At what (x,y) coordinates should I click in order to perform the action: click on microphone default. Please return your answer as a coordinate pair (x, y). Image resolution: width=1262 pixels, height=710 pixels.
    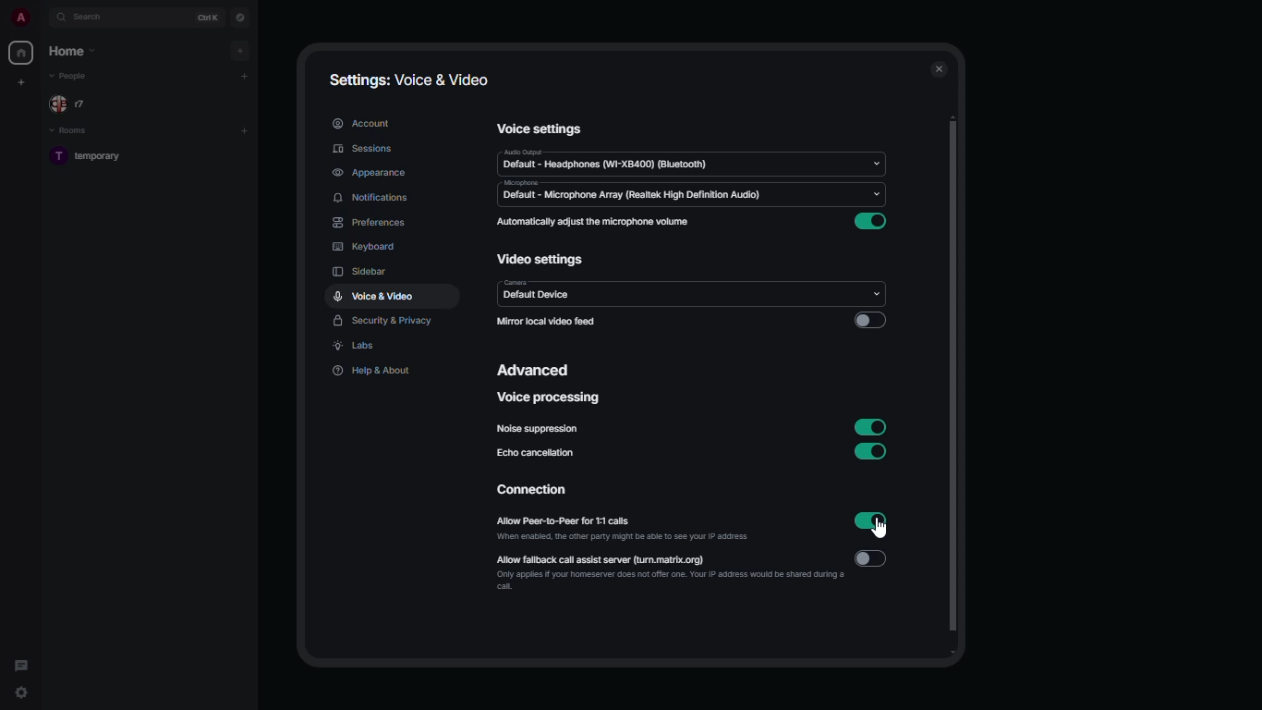
    Looking at the image, I should click on (629, 191).